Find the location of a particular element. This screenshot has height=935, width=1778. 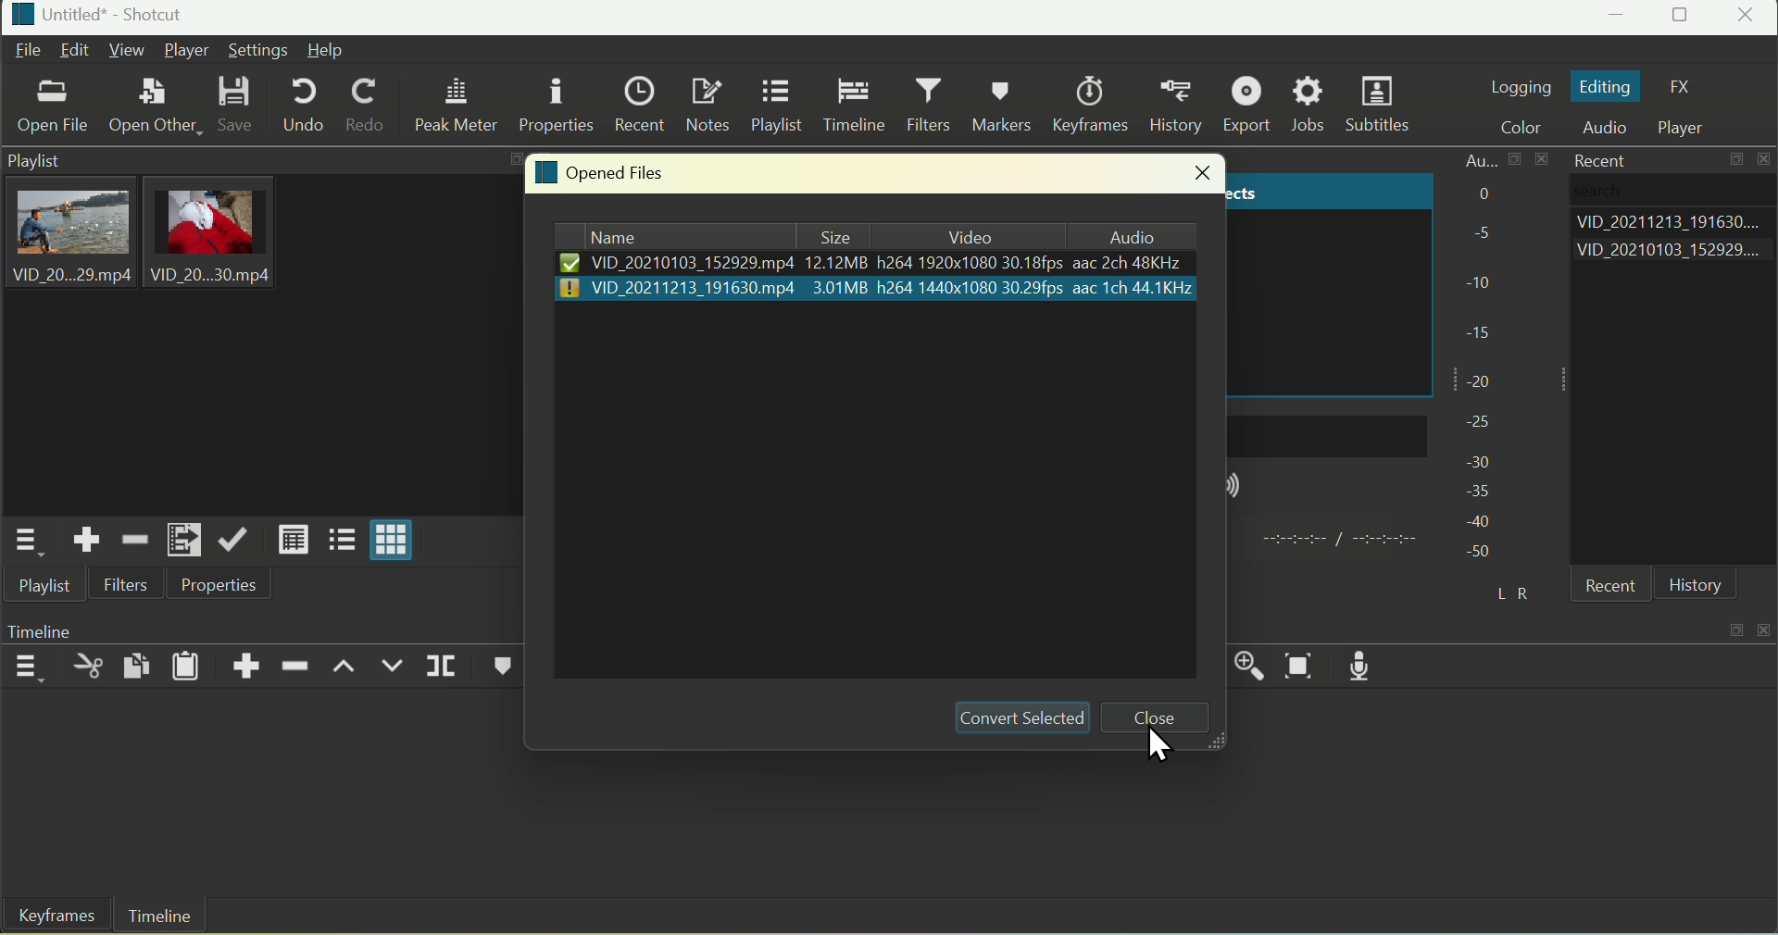

Play;ist menu is located at coordinates (24, 542).